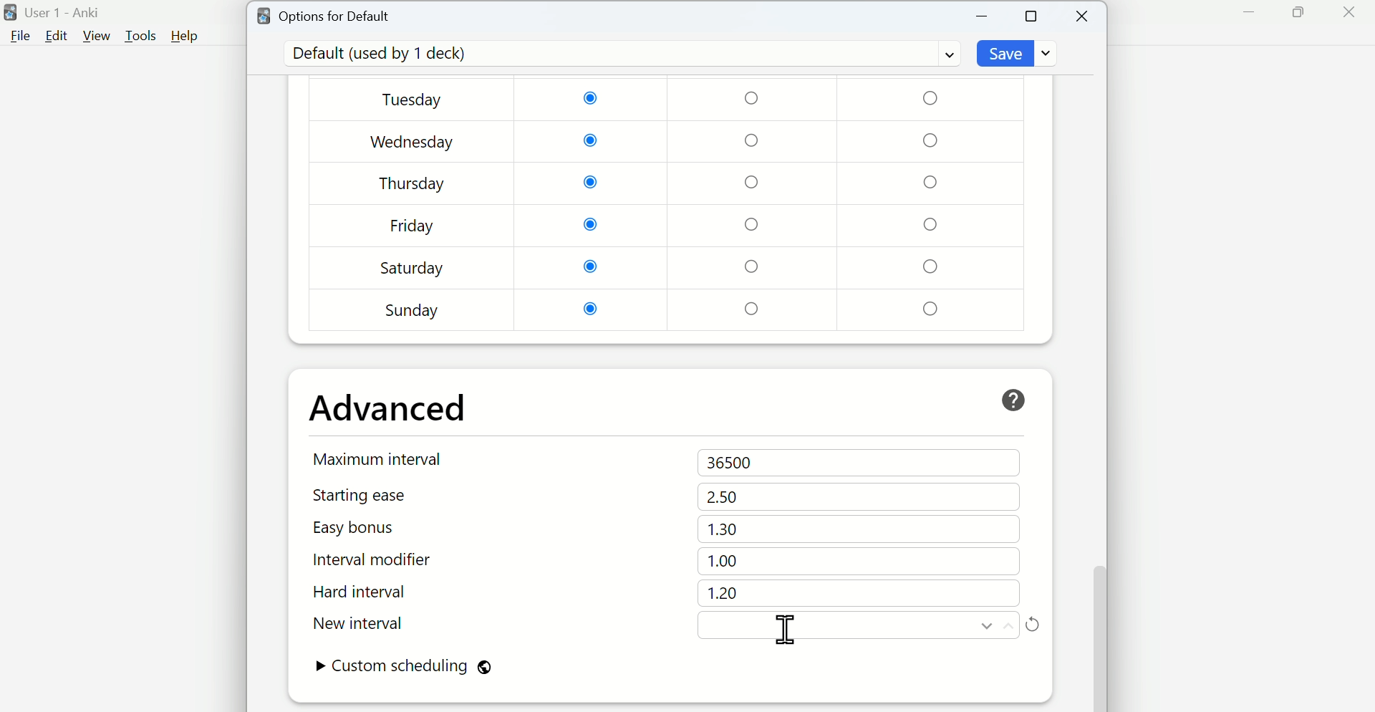 This screenshot has width=1375, height=712. I want to click on Saturday, so click(412, 268).